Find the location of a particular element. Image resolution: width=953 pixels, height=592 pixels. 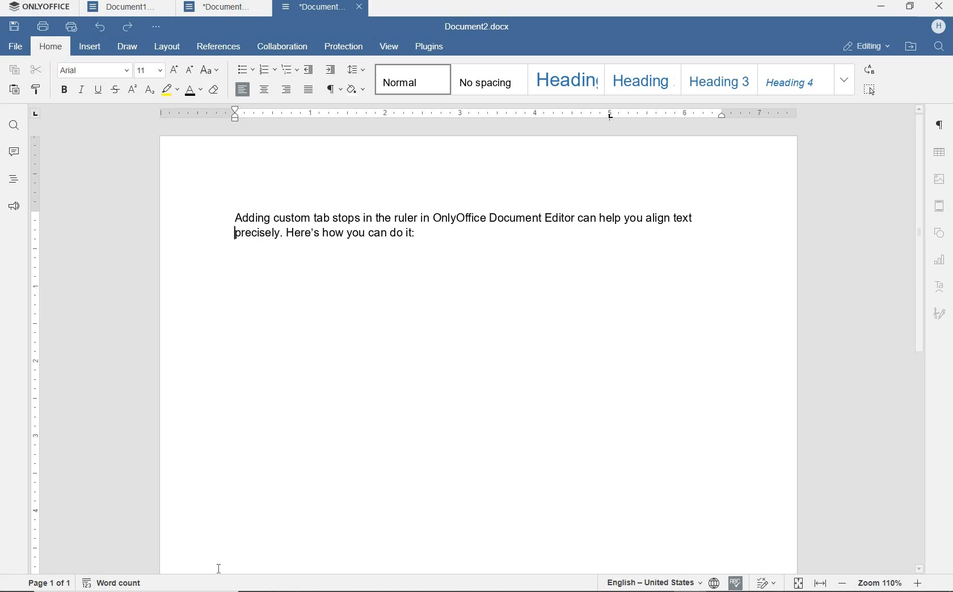

align right is located at coordinates (286, 89).